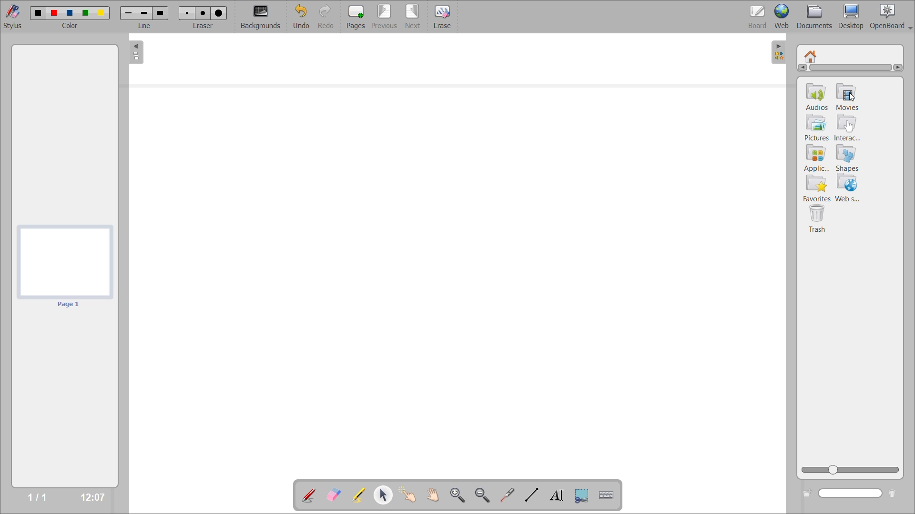  I want to click on virtual keyboard, so click(610, 496).